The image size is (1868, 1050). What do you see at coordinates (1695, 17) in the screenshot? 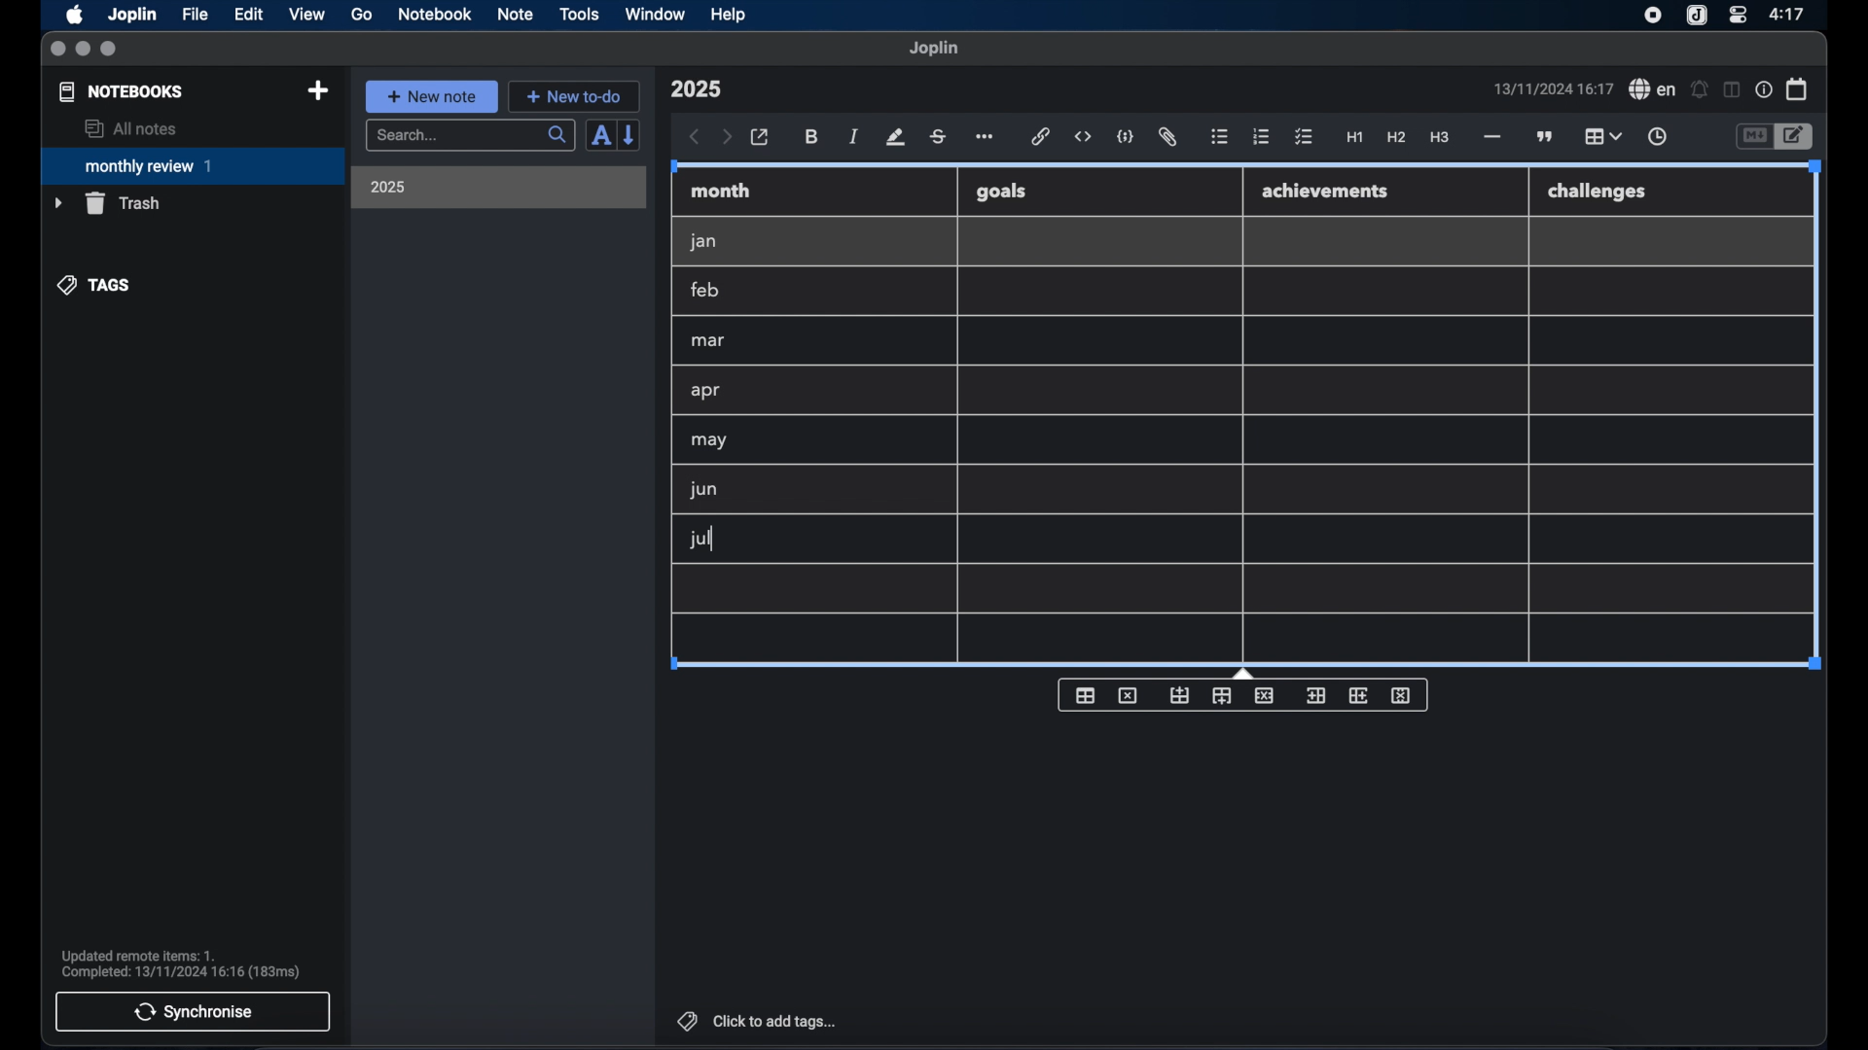
I see `joplin icon` at bounding box center [1695, 17].